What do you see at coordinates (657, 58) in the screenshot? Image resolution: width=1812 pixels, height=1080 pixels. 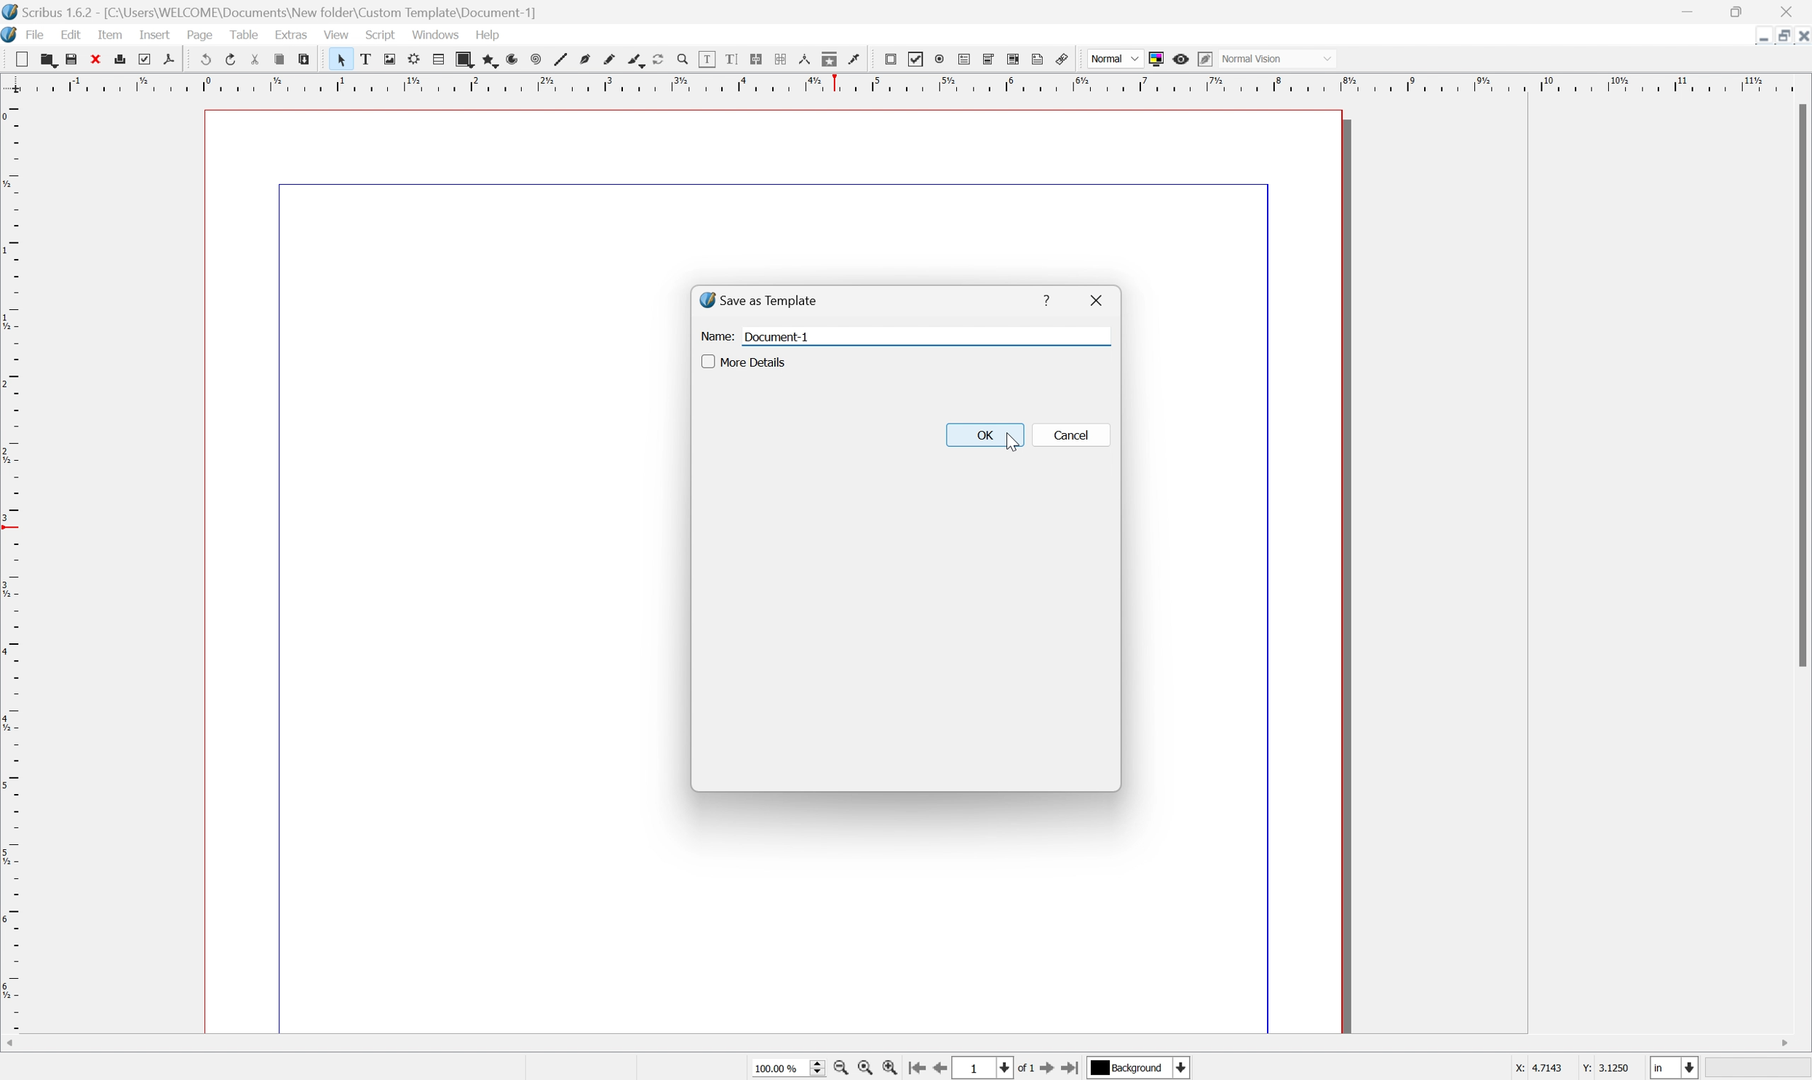 I see `Rotate item` at bounding box center [657, 58].